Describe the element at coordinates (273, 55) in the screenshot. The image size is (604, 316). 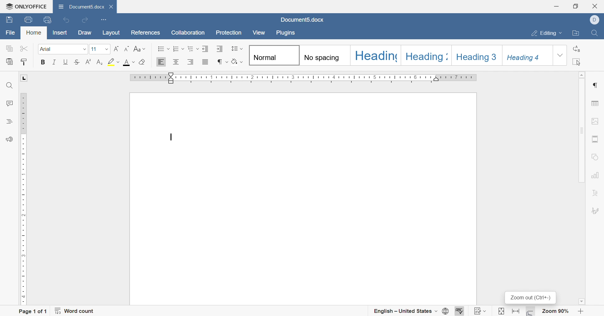
I see `Normal` at that location.